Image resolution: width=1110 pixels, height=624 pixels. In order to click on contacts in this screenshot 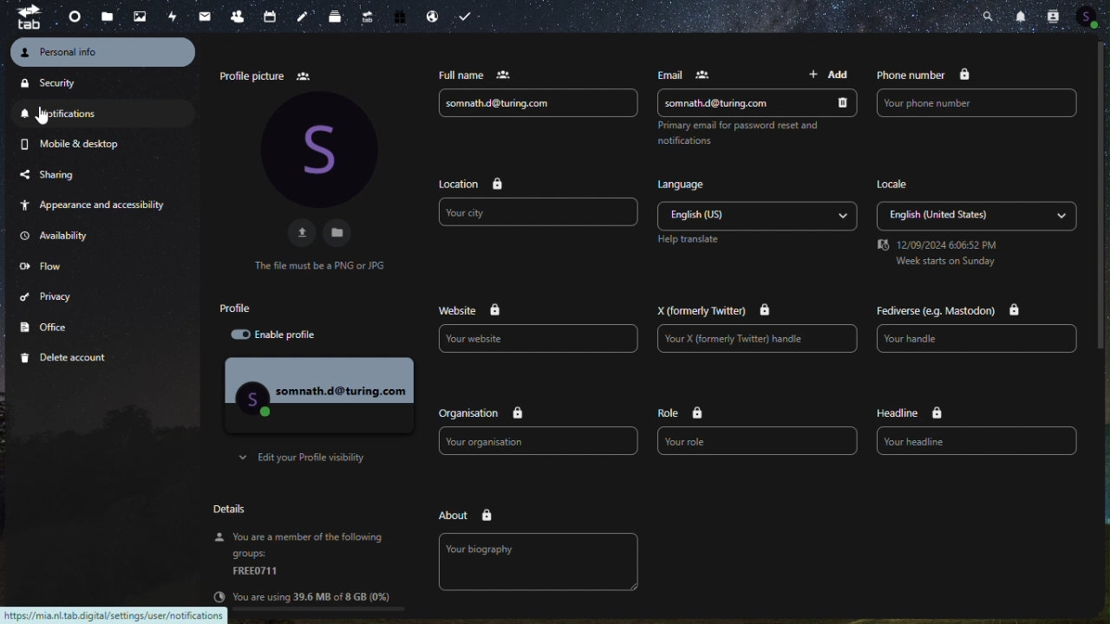, I will do `click(238, 15)`.